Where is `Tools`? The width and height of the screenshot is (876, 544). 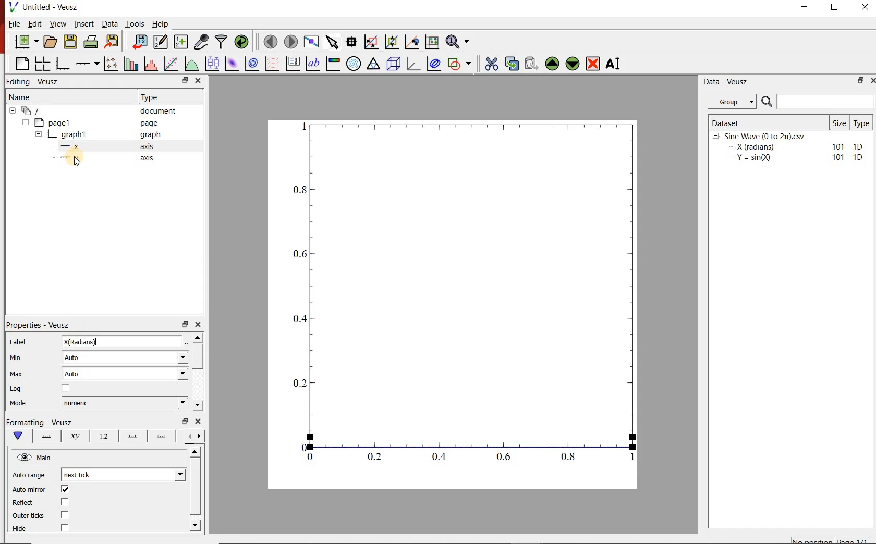
Tools is located at coordinates (135, 23).